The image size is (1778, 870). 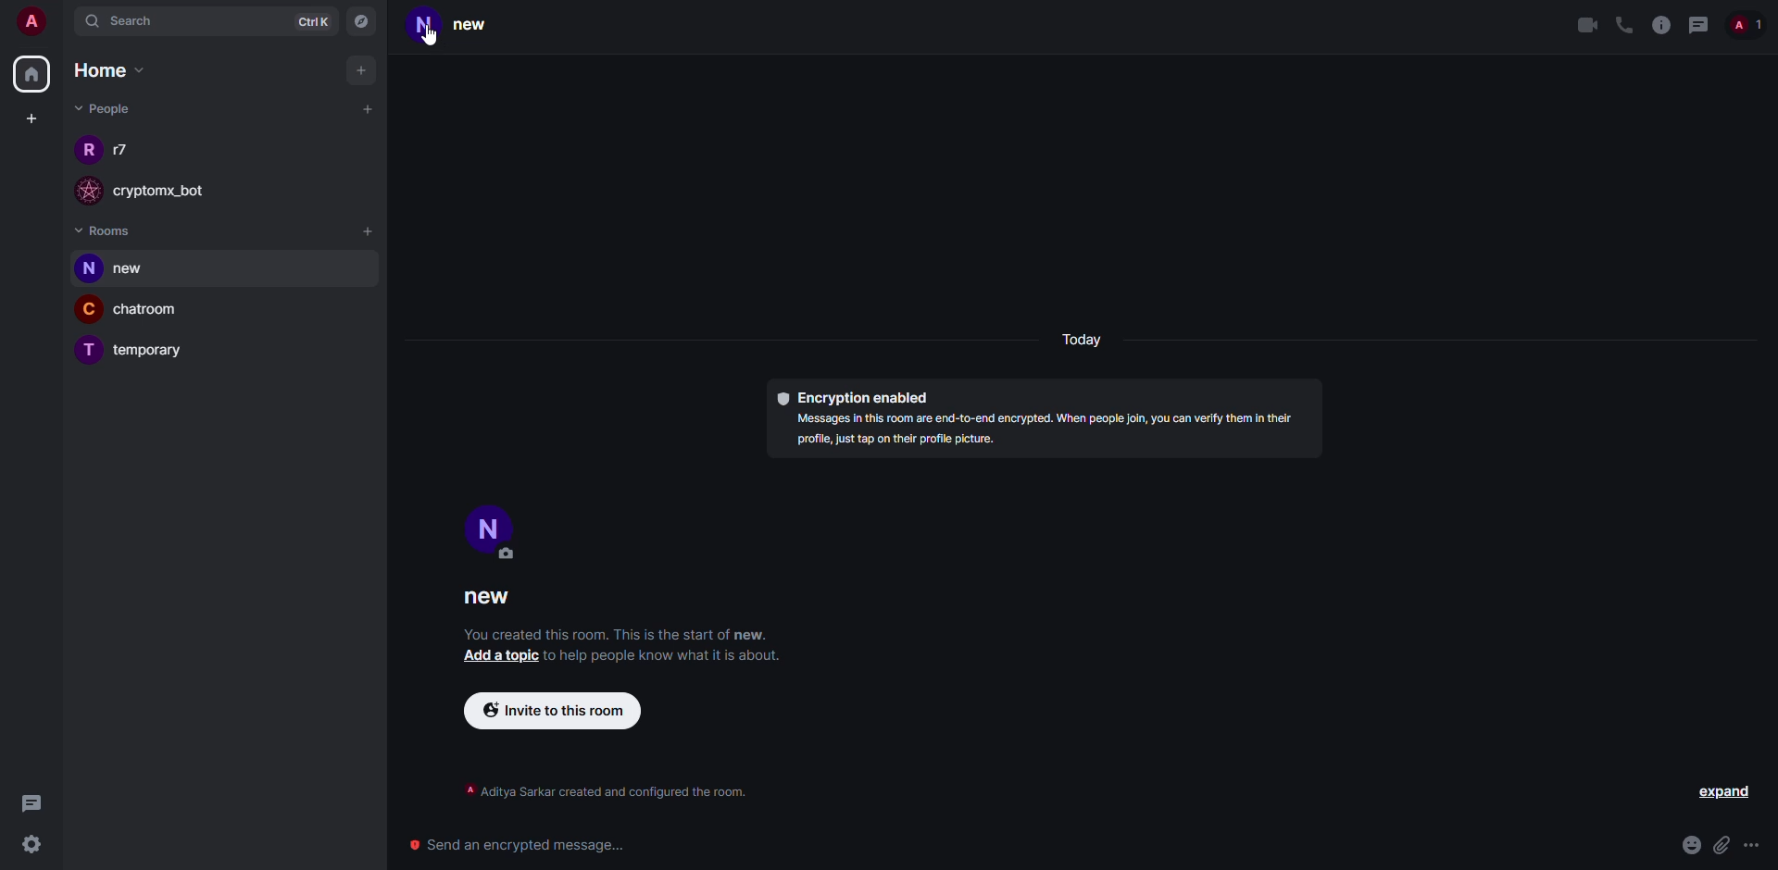 What do you see at coordinates (130, 22) in the screenshot?
I see `search` at bounding box center [130, 22].